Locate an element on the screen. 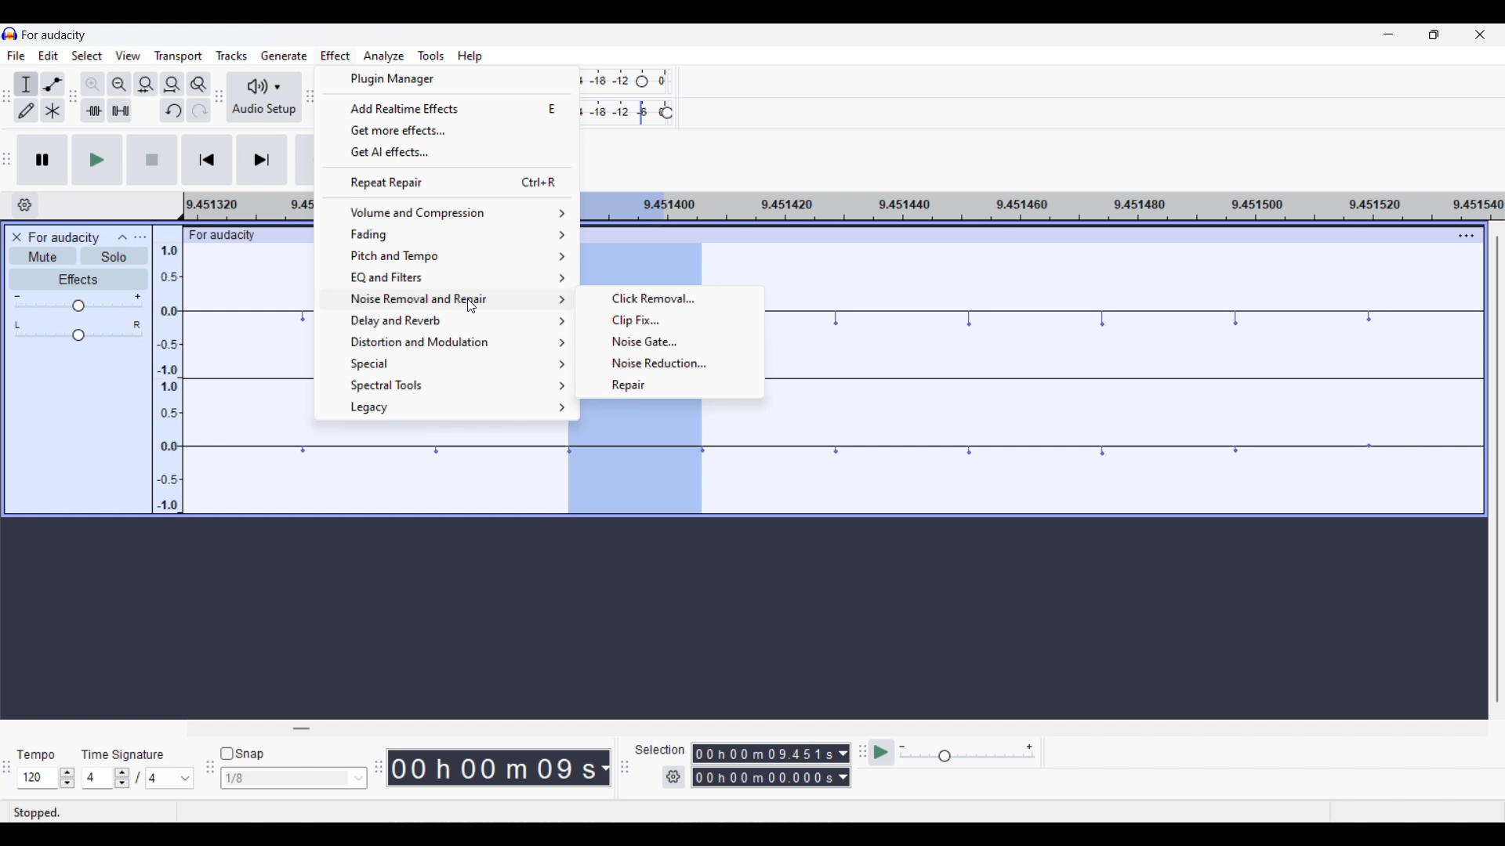 This screenshot has height=846, width=1505. Special options is located at coordinates (448, 363).